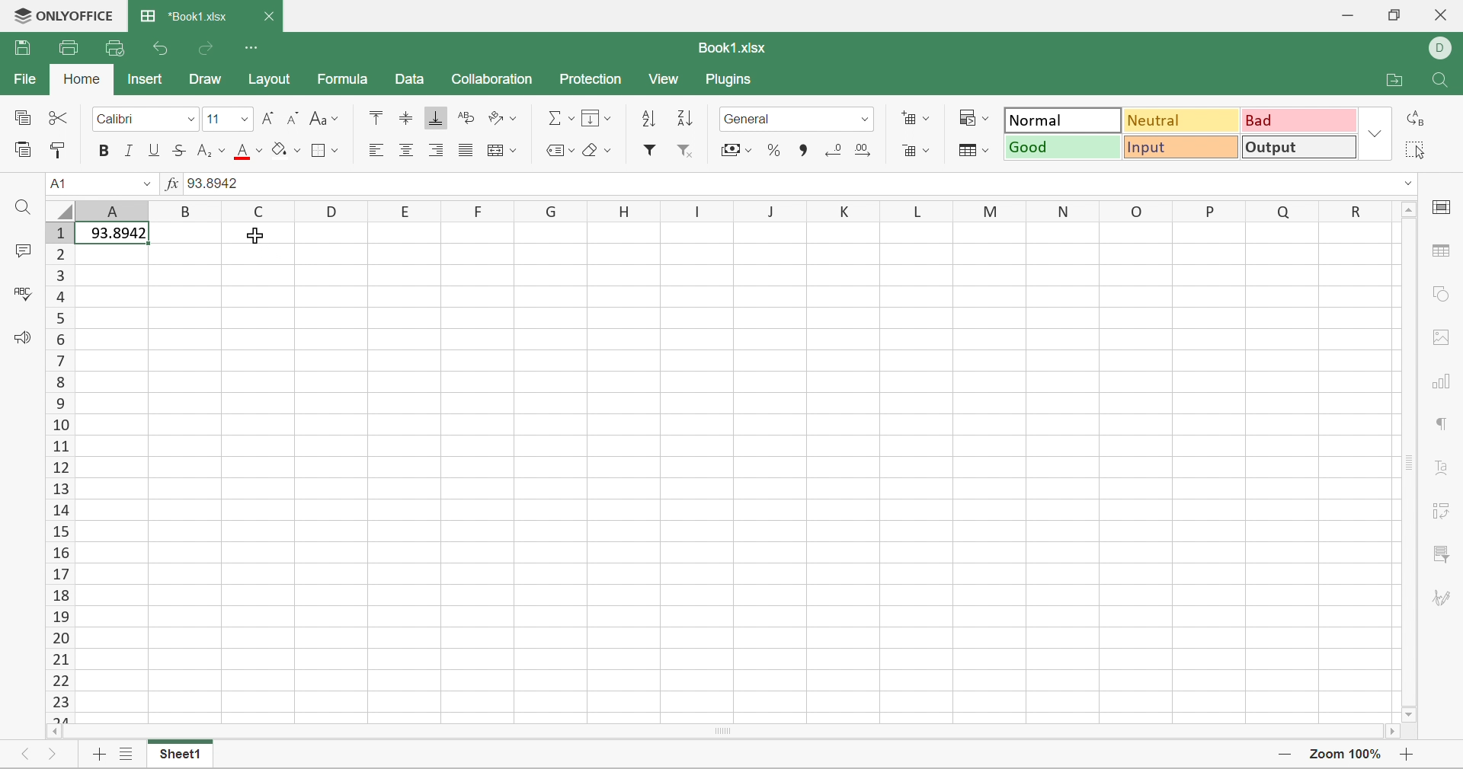  I want to click on Strikethrough, so click(181, 149).